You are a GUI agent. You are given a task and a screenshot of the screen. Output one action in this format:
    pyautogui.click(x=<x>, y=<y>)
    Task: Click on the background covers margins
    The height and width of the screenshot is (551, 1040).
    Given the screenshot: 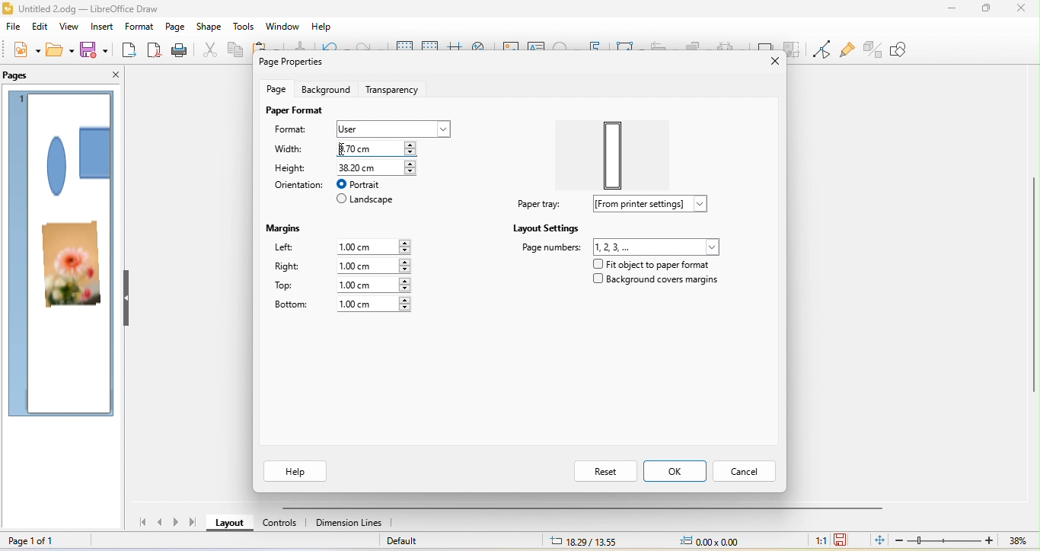 What is the action you would take?
    pyautogui.click(x=661, y=282)
    